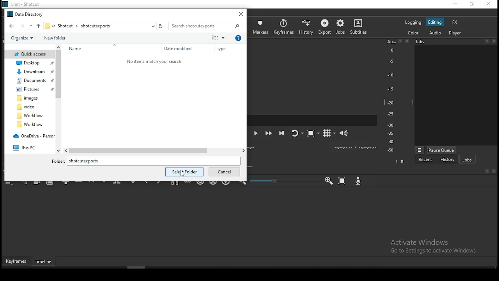  I want to click on player, so click(455, 33).